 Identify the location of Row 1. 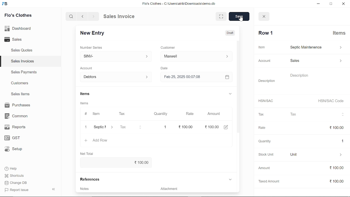
(266, 33).